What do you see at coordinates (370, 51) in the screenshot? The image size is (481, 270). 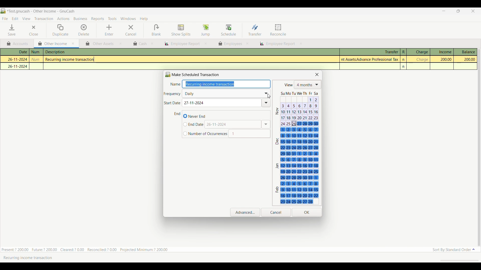 I see `Transfer column` at bounding box center [370, 51].